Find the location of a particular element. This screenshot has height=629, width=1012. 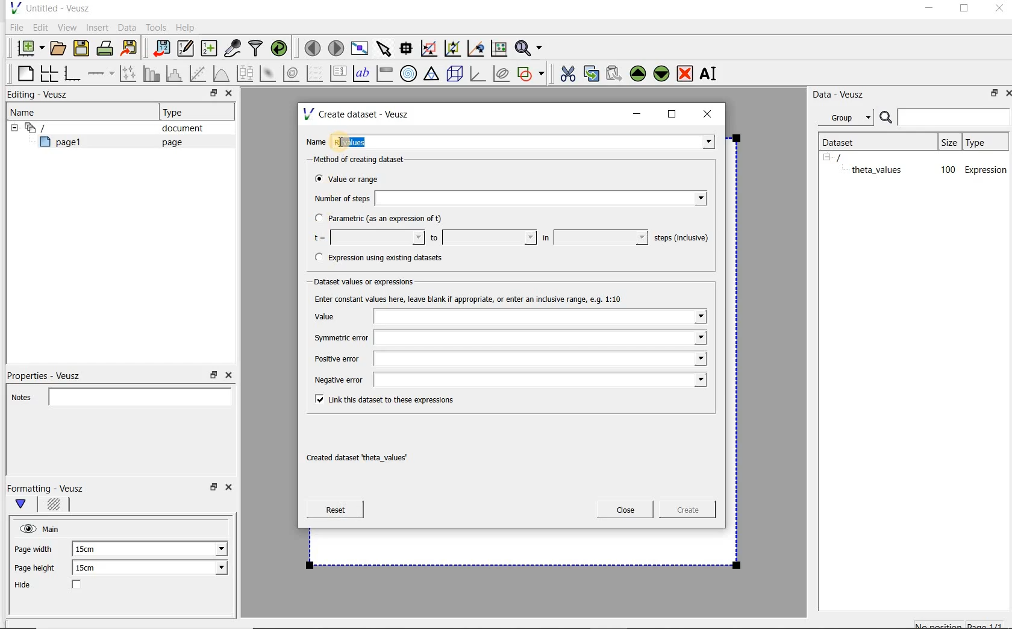

Editing - Veusz is located at coordinates (40, 95).